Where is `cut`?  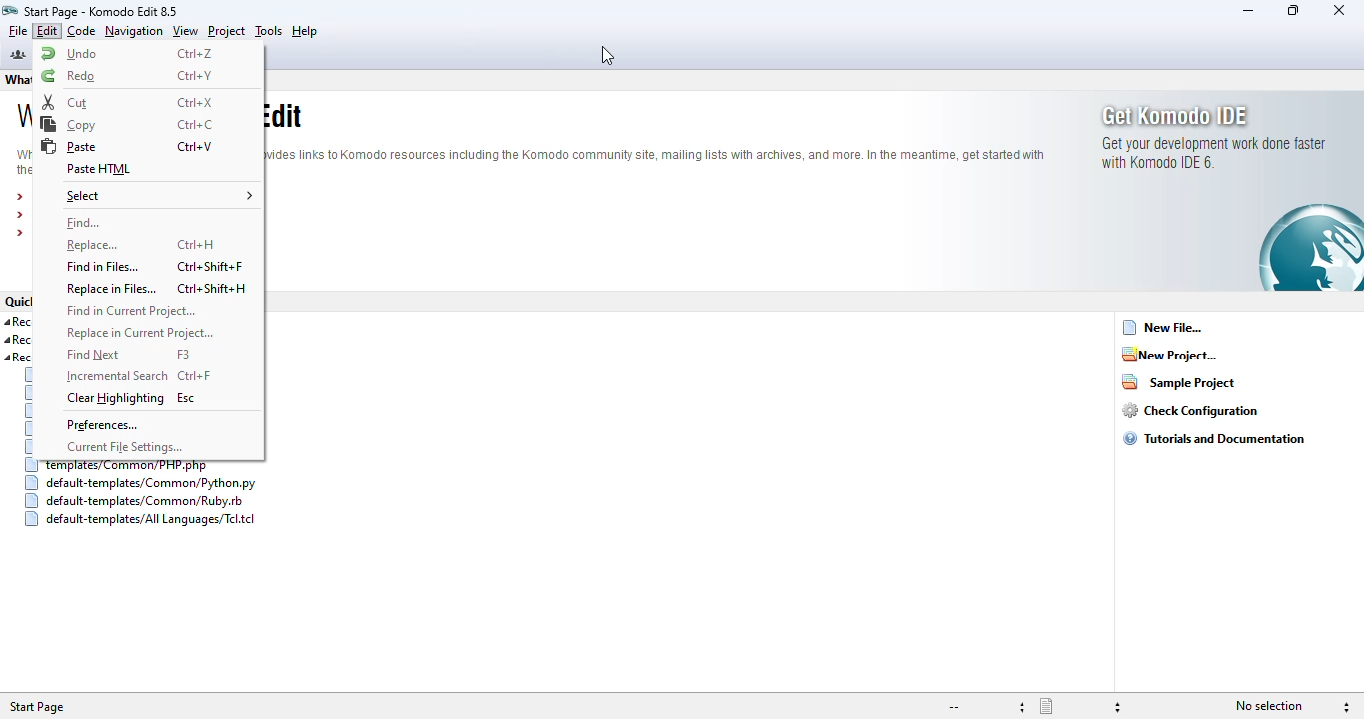
cut is located at coordinates (67, 102).